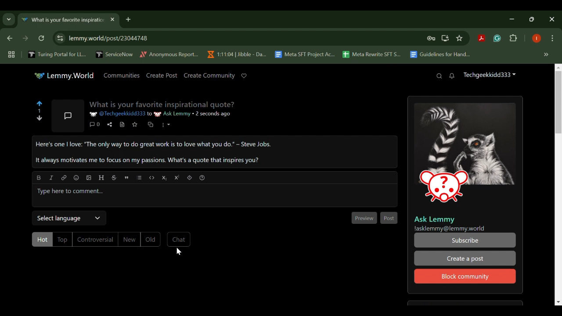 The image size is (562, 316). What do you see at coordinates (69, 218) in the screenshot?
I see `Select Language ` at bounding box center [69, 218].